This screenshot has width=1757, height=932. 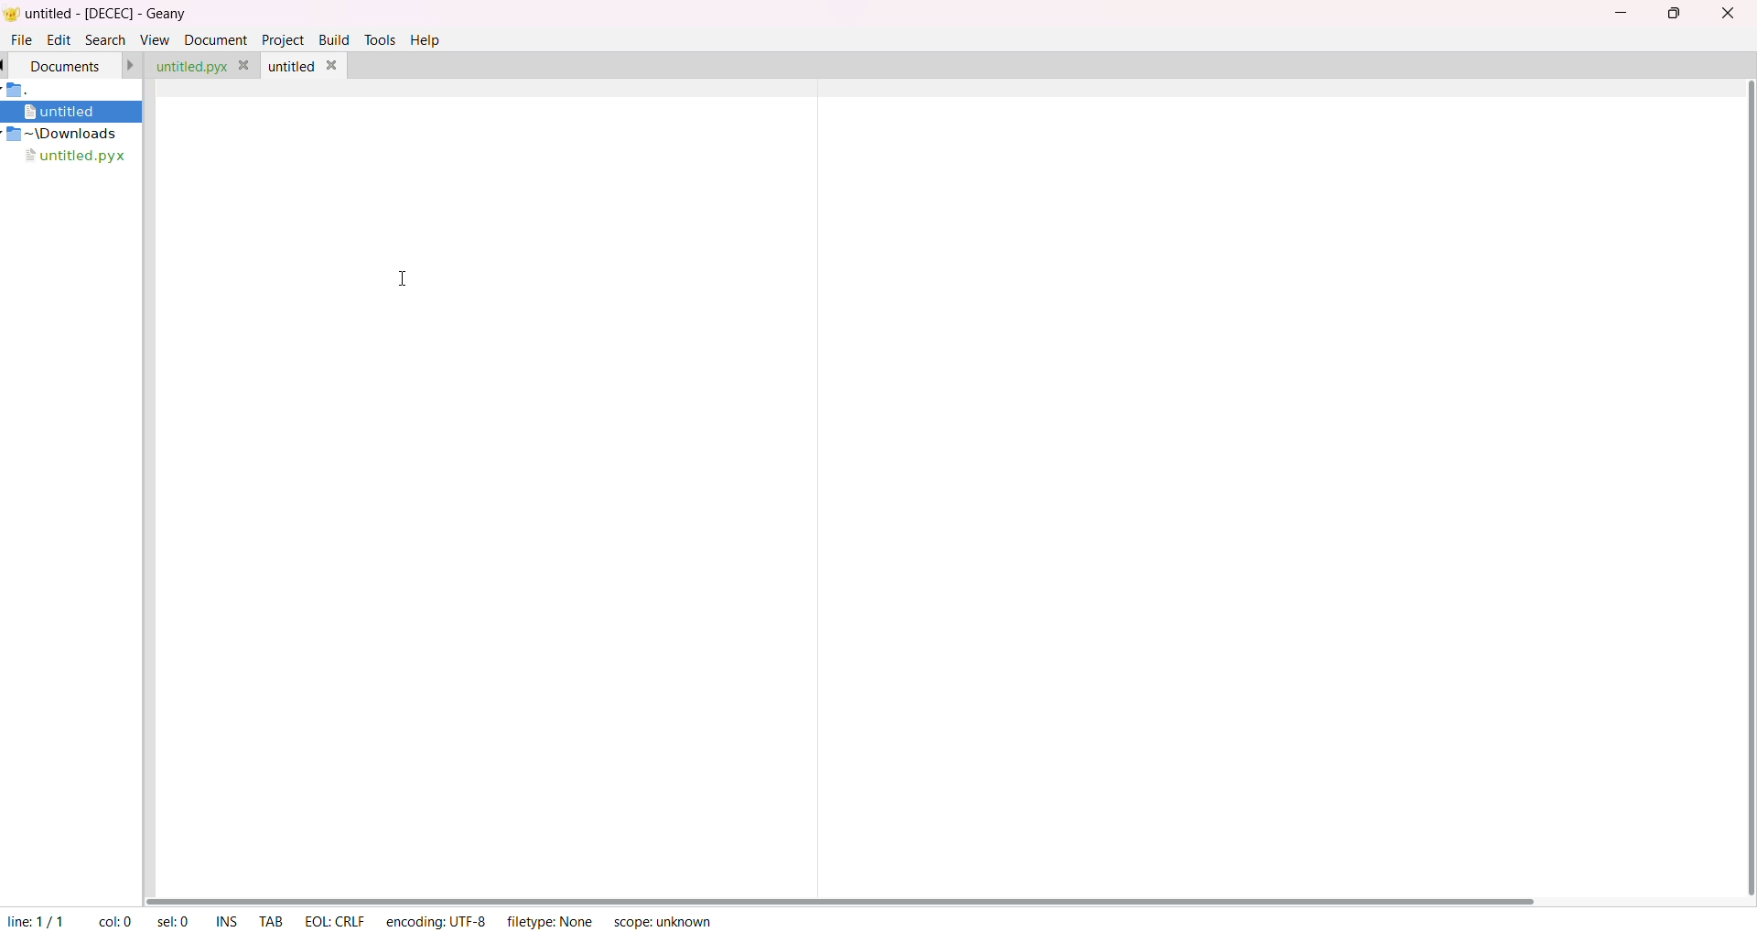 I want to click on Ins, so click(x=225, y=919).